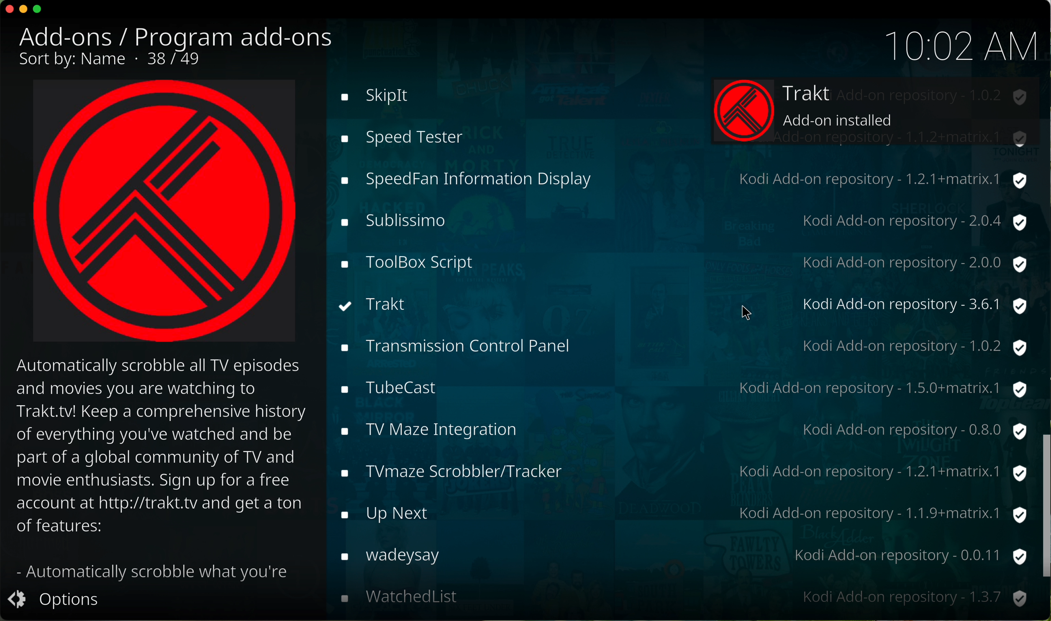  What do you see at coordinates (376, 307) in the screenshot?
I see `Trakt installed` at bounding box center [376, 307].